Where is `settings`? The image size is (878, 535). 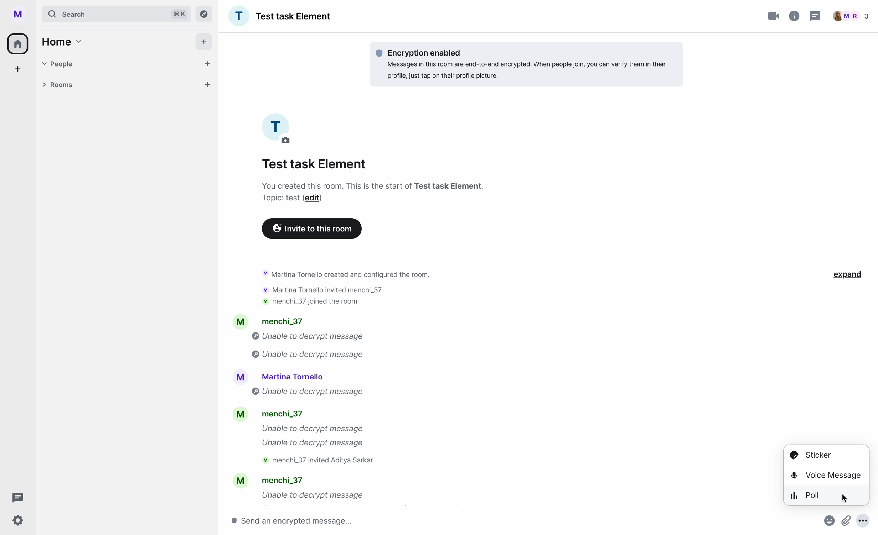
settings is located at coordinates (19, 521).